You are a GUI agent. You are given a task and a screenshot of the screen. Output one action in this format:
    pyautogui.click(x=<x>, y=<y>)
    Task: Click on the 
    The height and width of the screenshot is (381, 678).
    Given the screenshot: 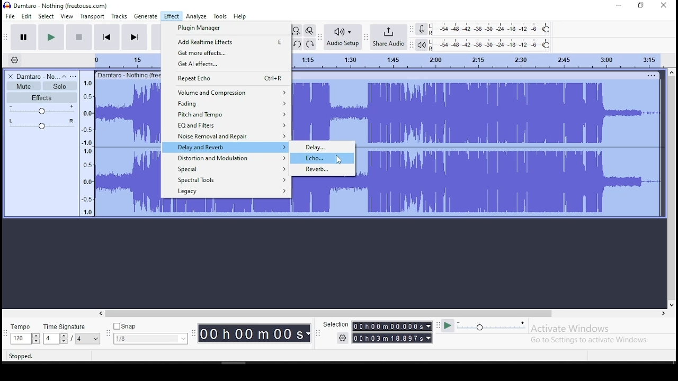 What is the action you would take?
    pyautogui.click(x=652, y=74)
    